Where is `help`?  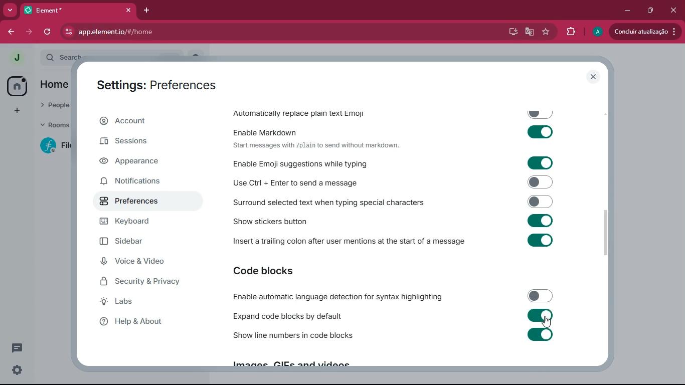
help is located at coordinates (145, 324).